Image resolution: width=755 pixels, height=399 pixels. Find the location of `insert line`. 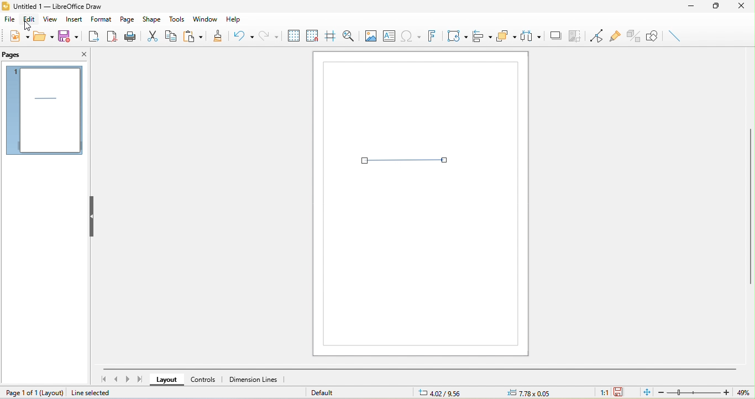

insert line is located at coordinates (675, 36).